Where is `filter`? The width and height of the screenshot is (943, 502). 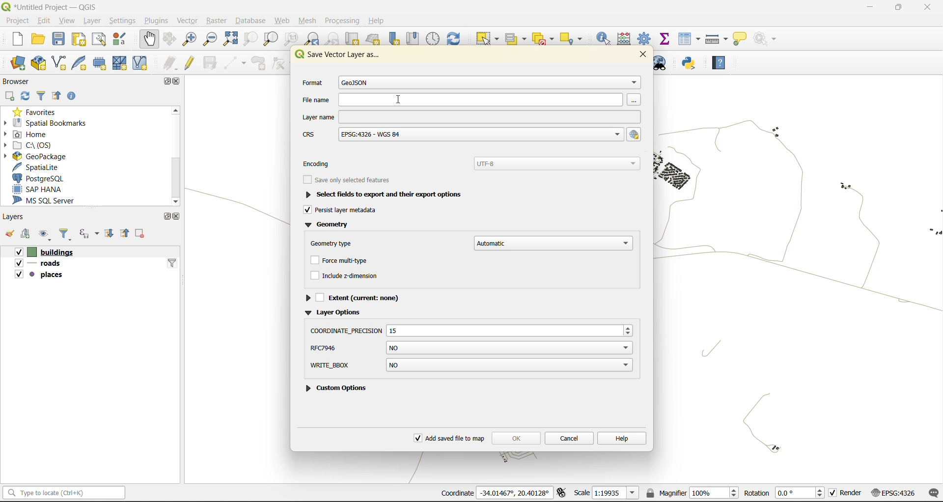 filter is located at coordinates (42, 95).